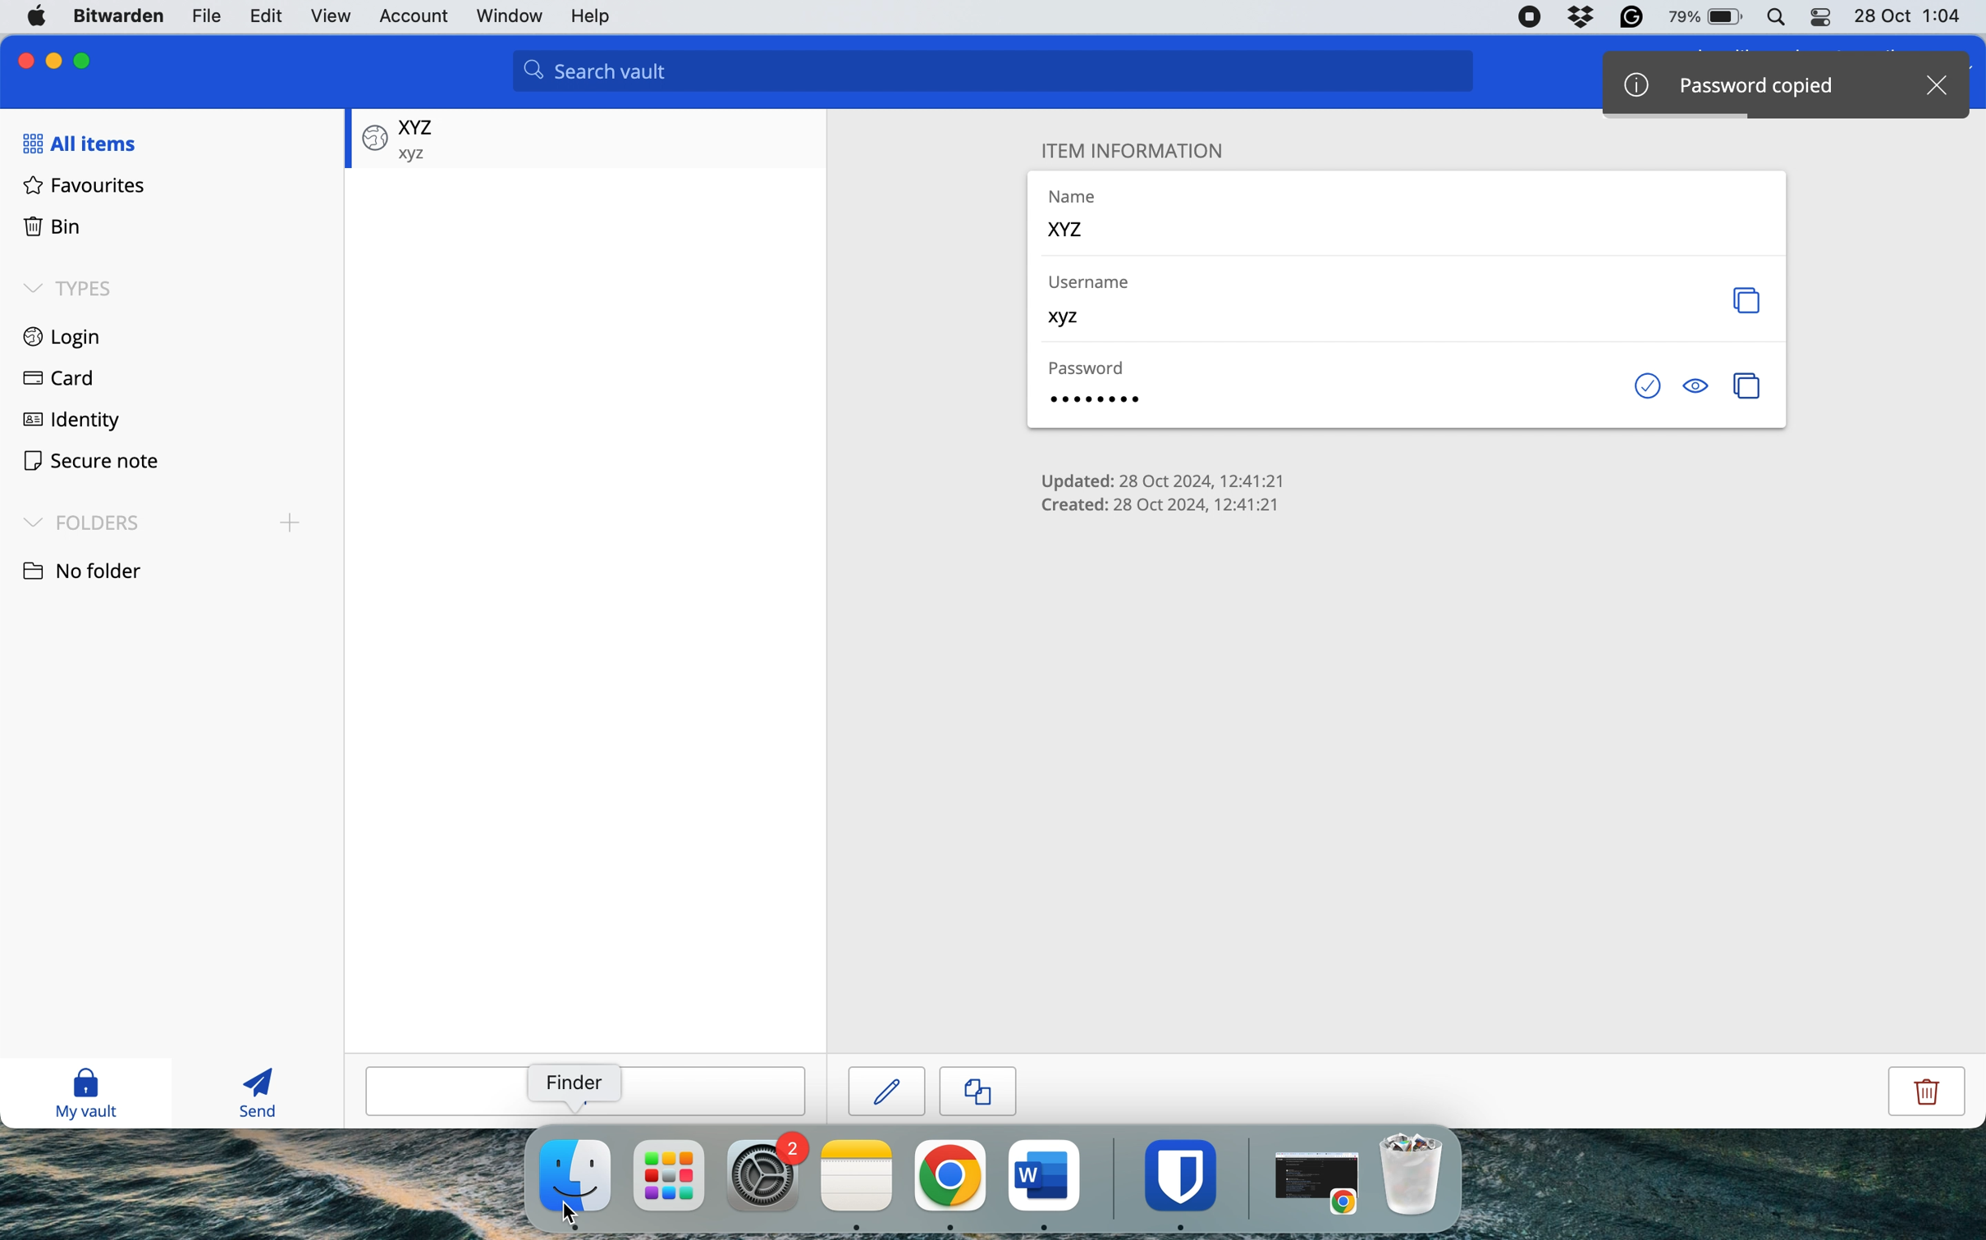 The height and width of the screenshot is (1240, 1986). What do you see at coordinates (1773, 18) in the screenshot?
I see `spotlight search` at bounding box center [1773, 18].